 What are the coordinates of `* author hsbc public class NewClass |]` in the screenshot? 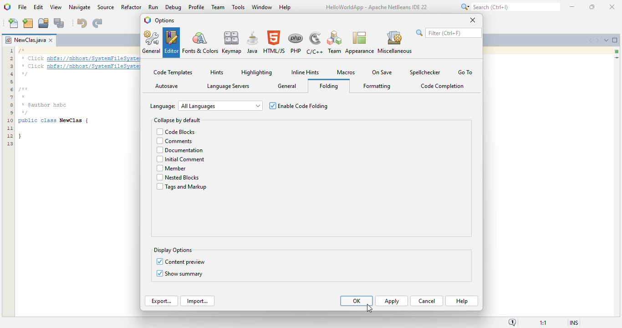 It's located at (54, 122).